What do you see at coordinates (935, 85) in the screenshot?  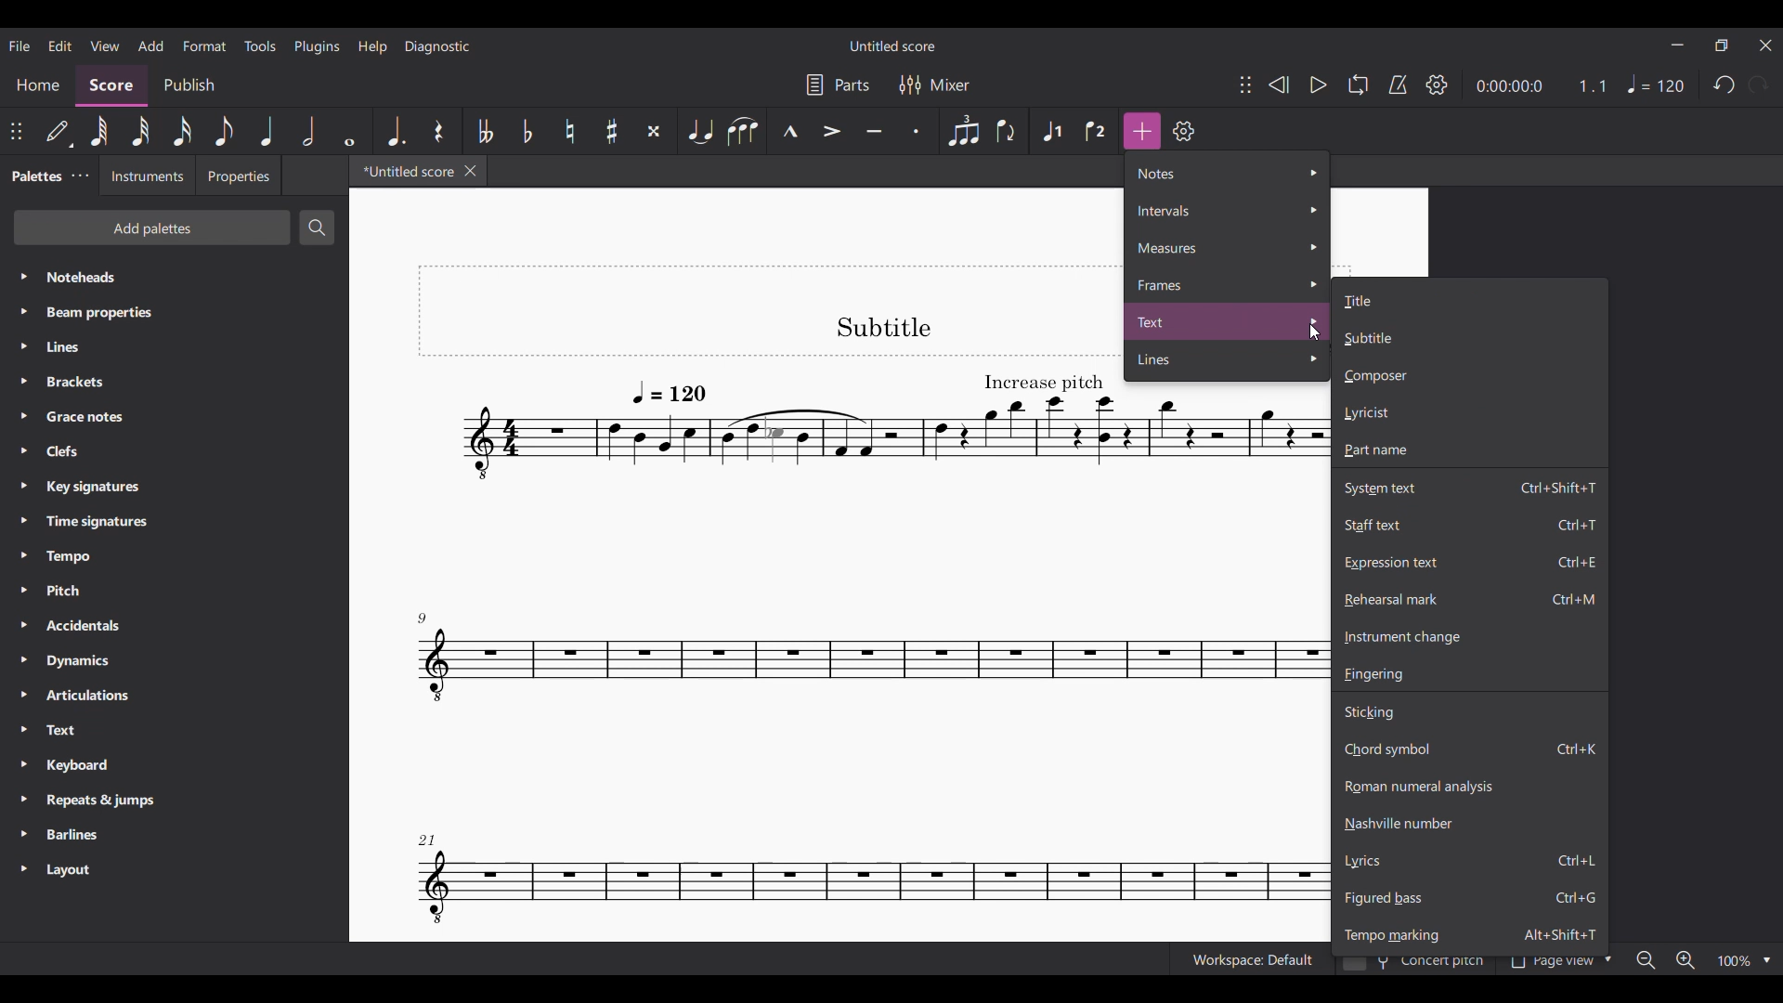 I see `Mixer settings` at bounding box center [935, 85].